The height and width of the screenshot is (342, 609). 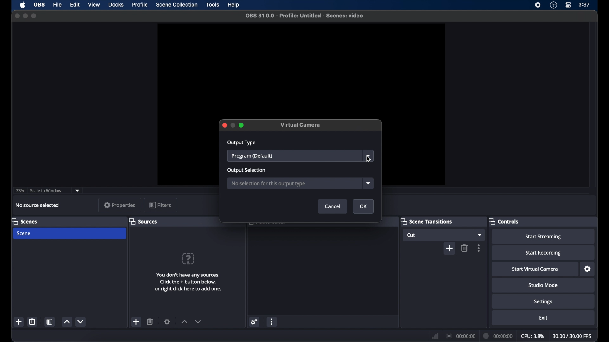 I want to click on sources, so click(x=143, y=221).